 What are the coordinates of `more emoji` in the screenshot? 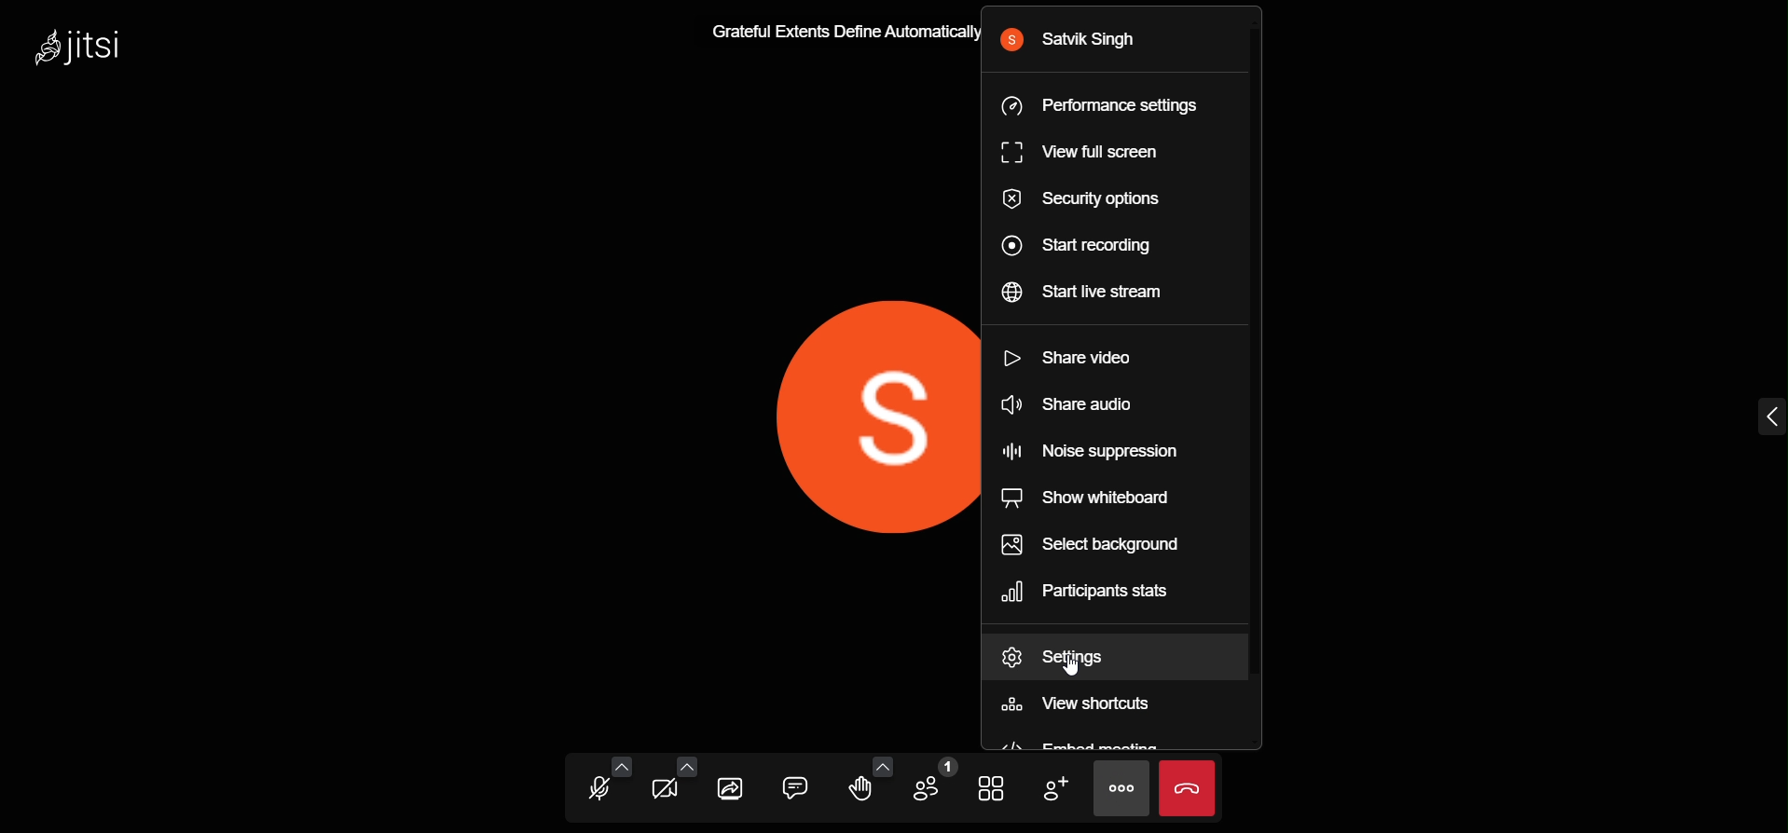 It's located at (881, 764).